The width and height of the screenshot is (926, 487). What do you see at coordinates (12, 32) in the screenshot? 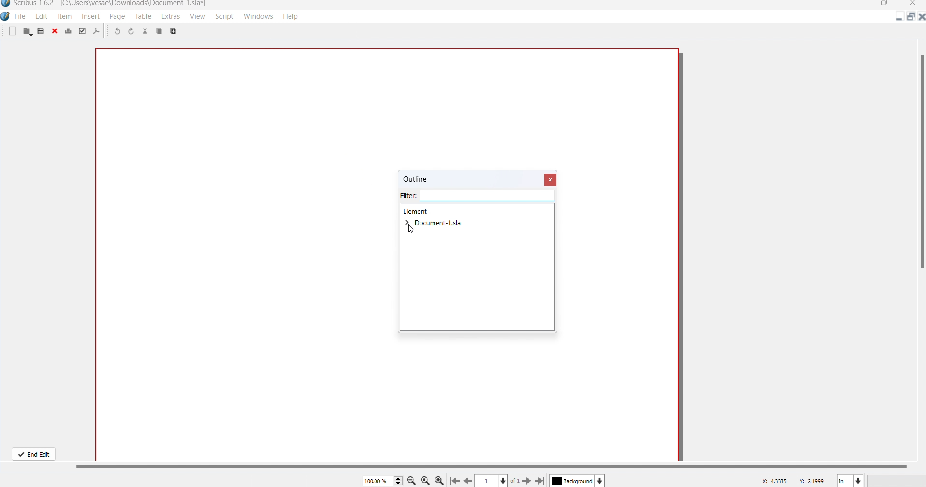
I see `blank` at bounding box center [12, 32].